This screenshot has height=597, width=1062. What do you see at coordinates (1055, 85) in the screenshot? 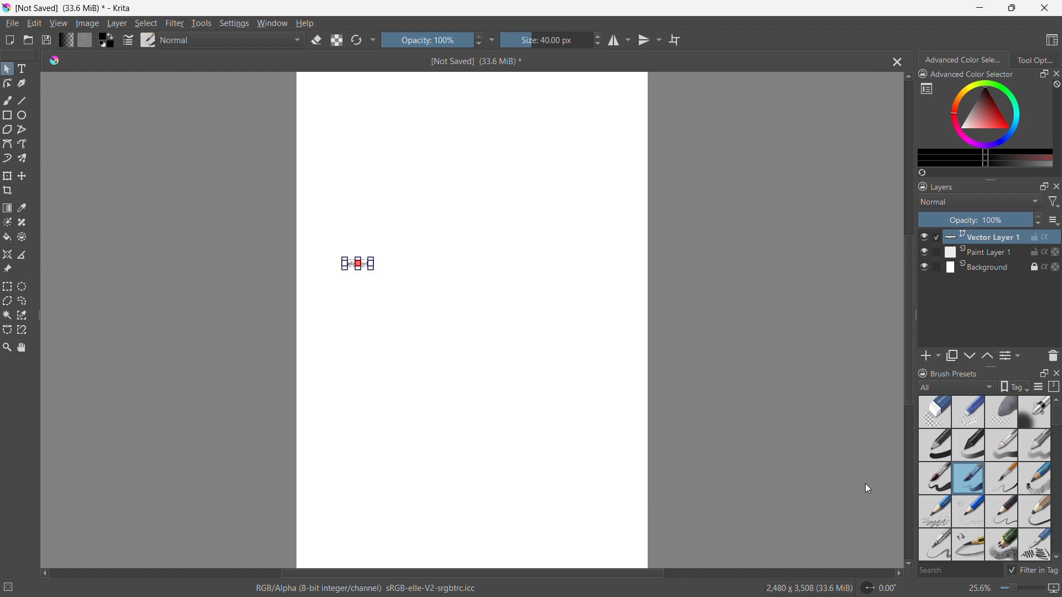
I see `clear all color history` at bounding box center [1055, 85].